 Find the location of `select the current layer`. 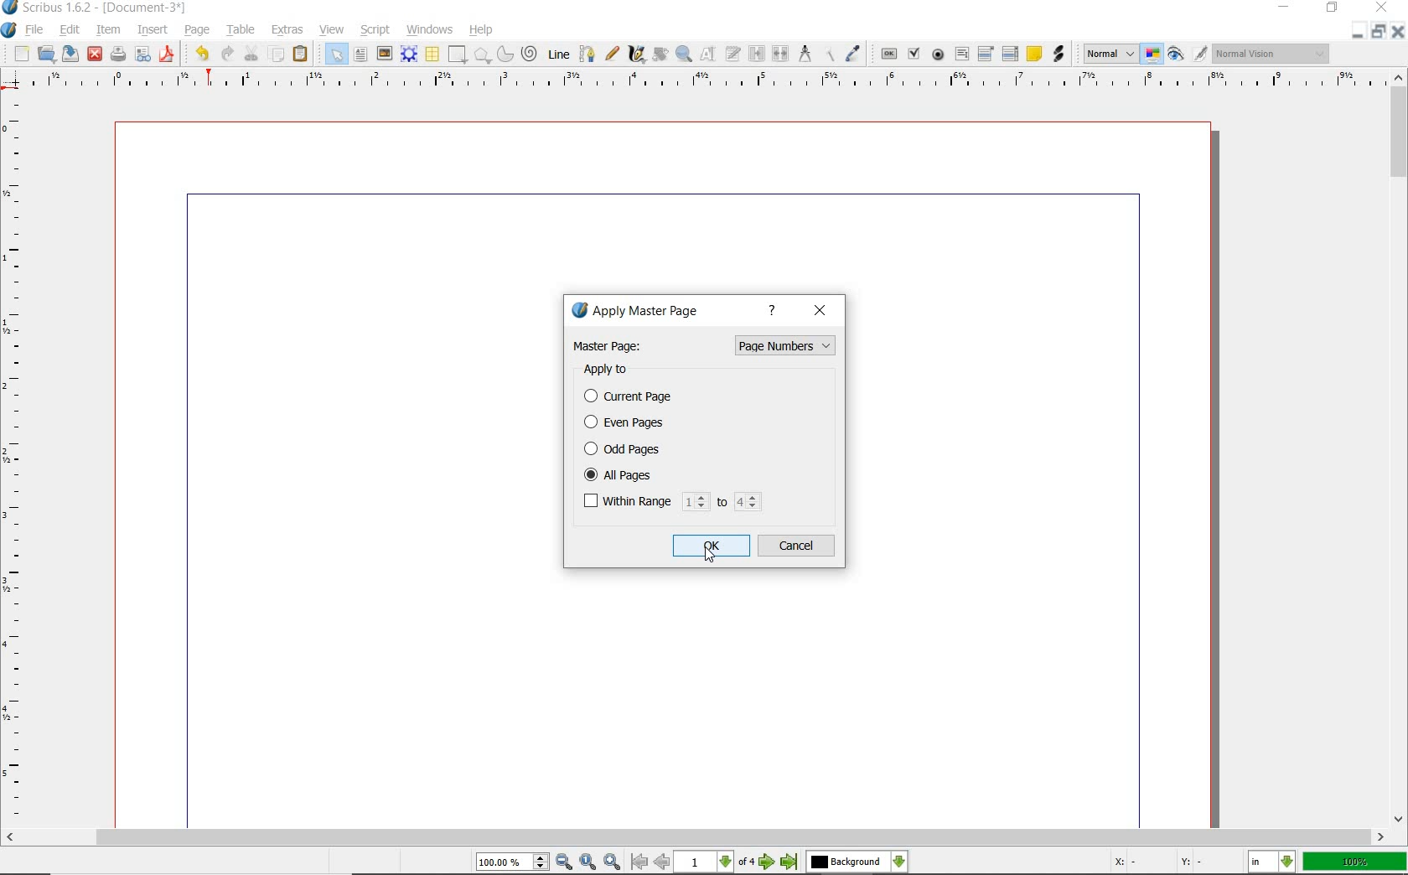

select the current layer is located at coordinates (855, 862).